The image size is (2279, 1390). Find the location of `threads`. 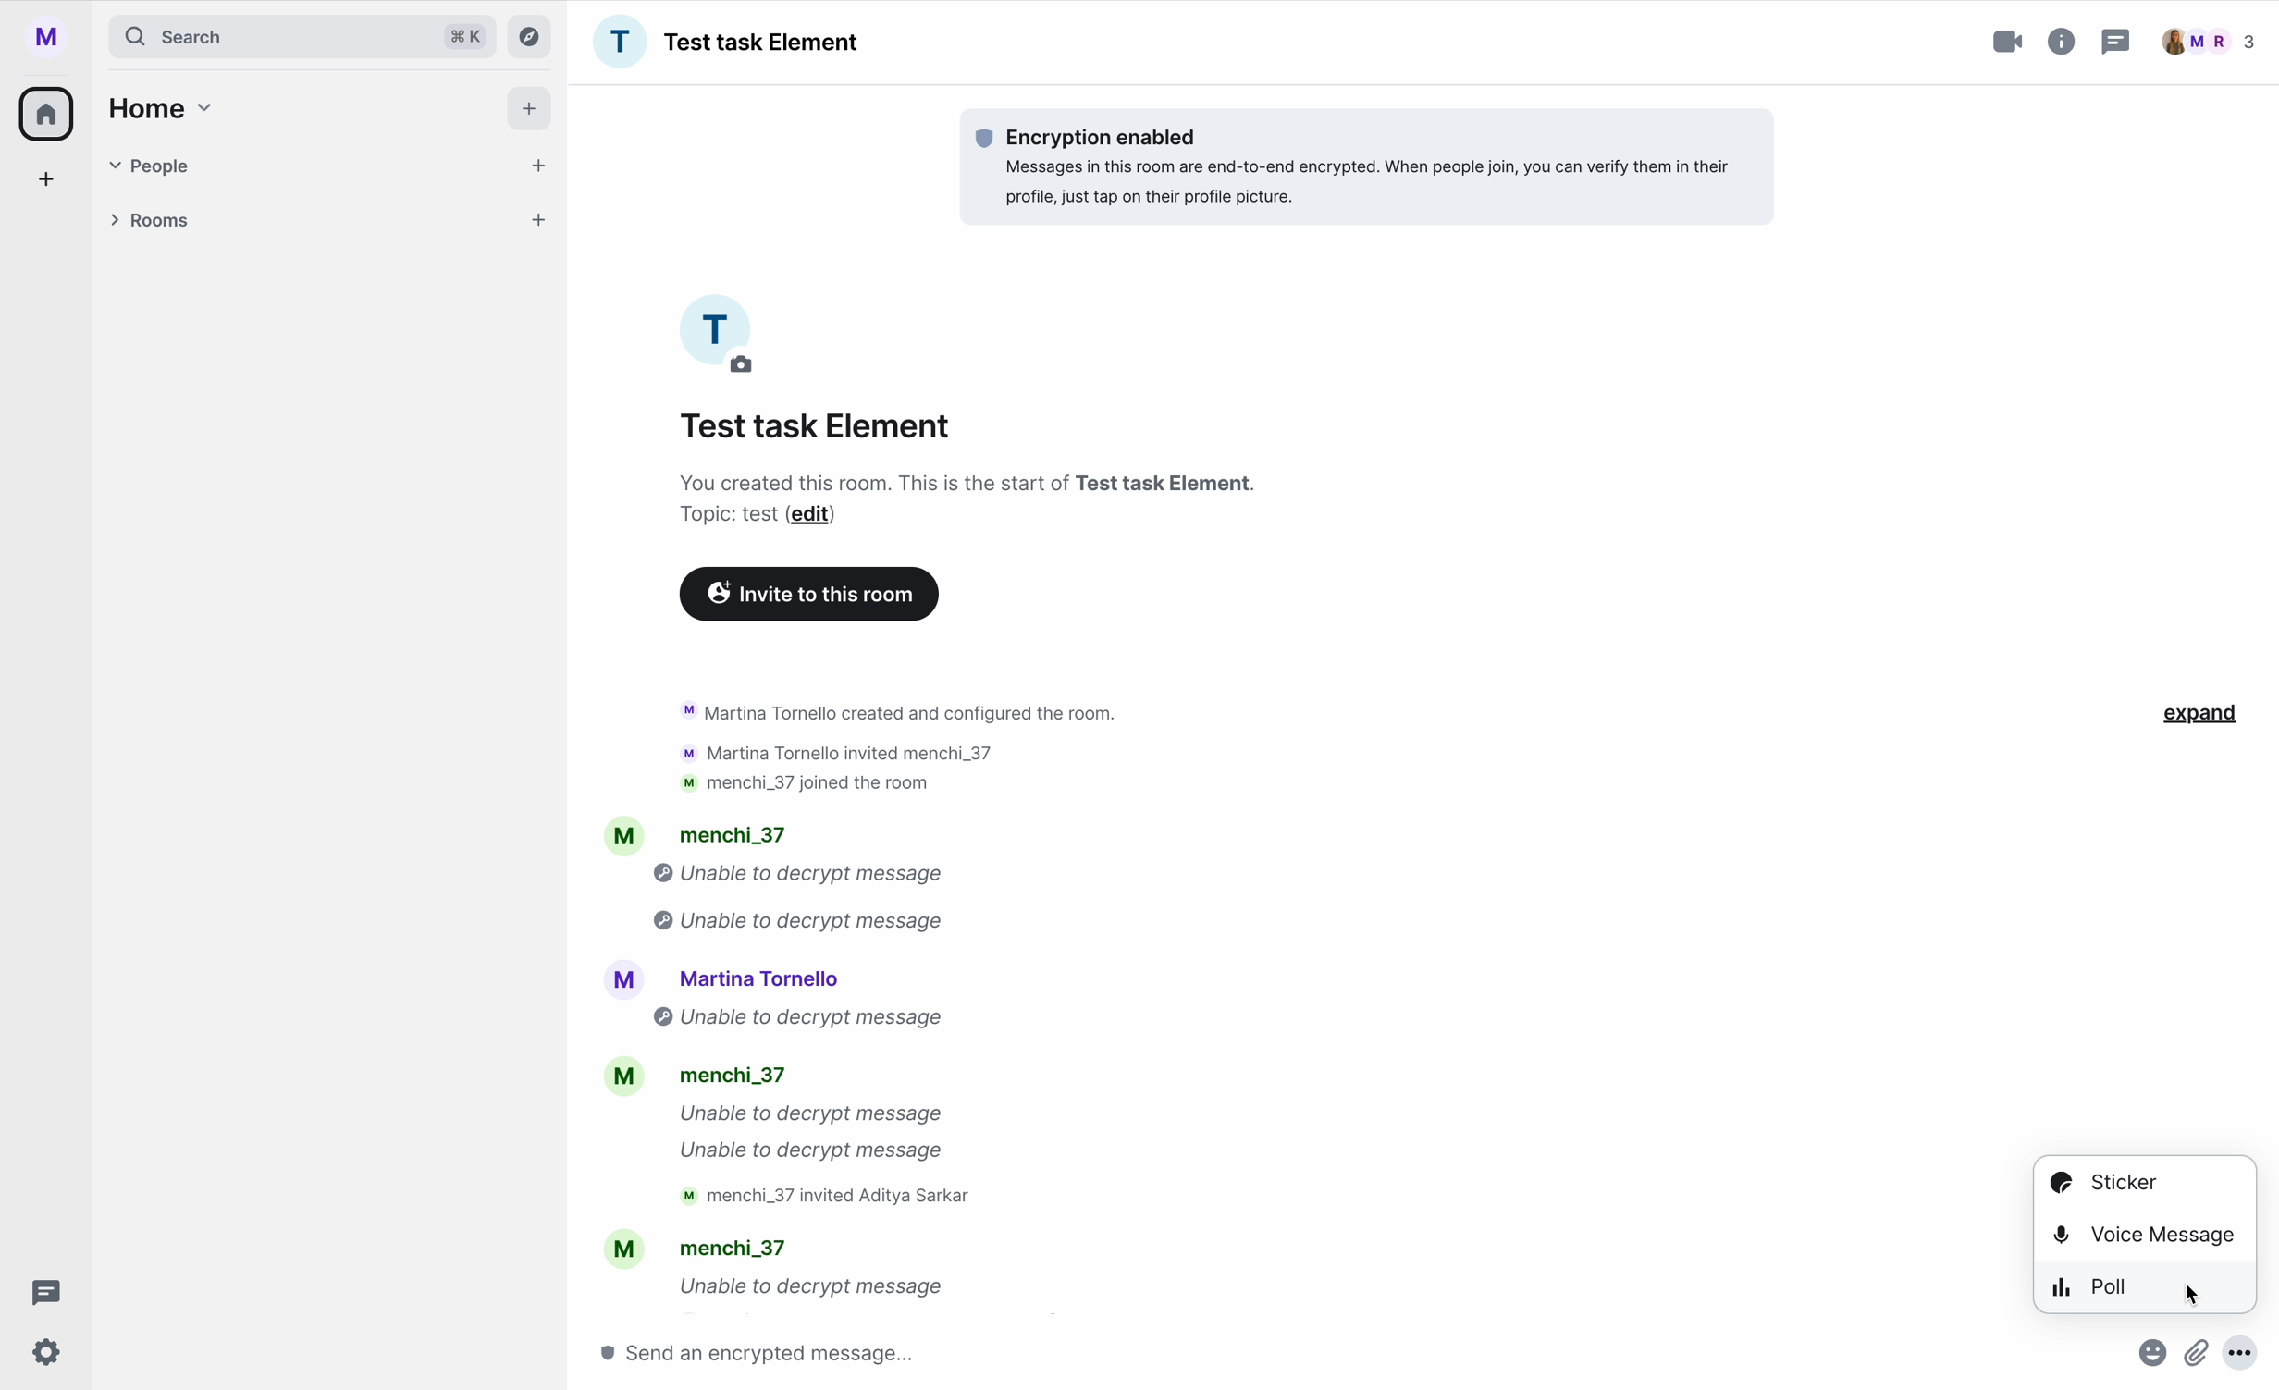

threads is located at coordinates (2113, 44).